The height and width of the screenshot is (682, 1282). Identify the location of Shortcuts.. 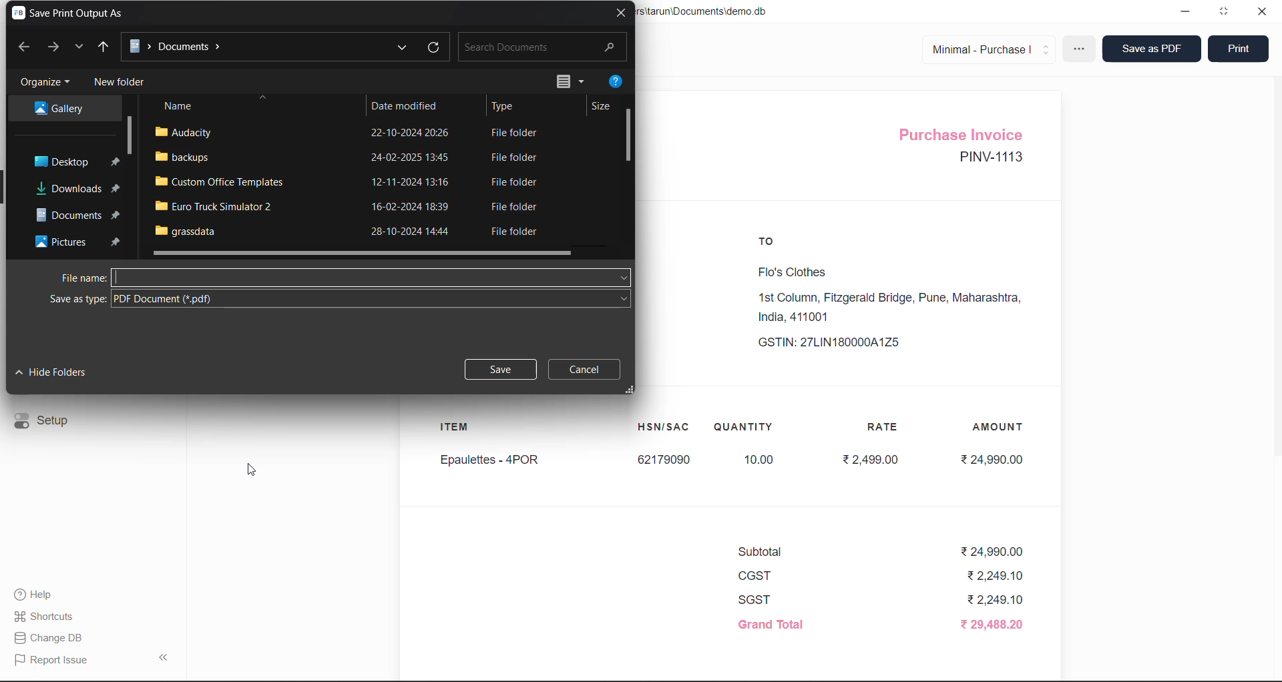
(48, 615).